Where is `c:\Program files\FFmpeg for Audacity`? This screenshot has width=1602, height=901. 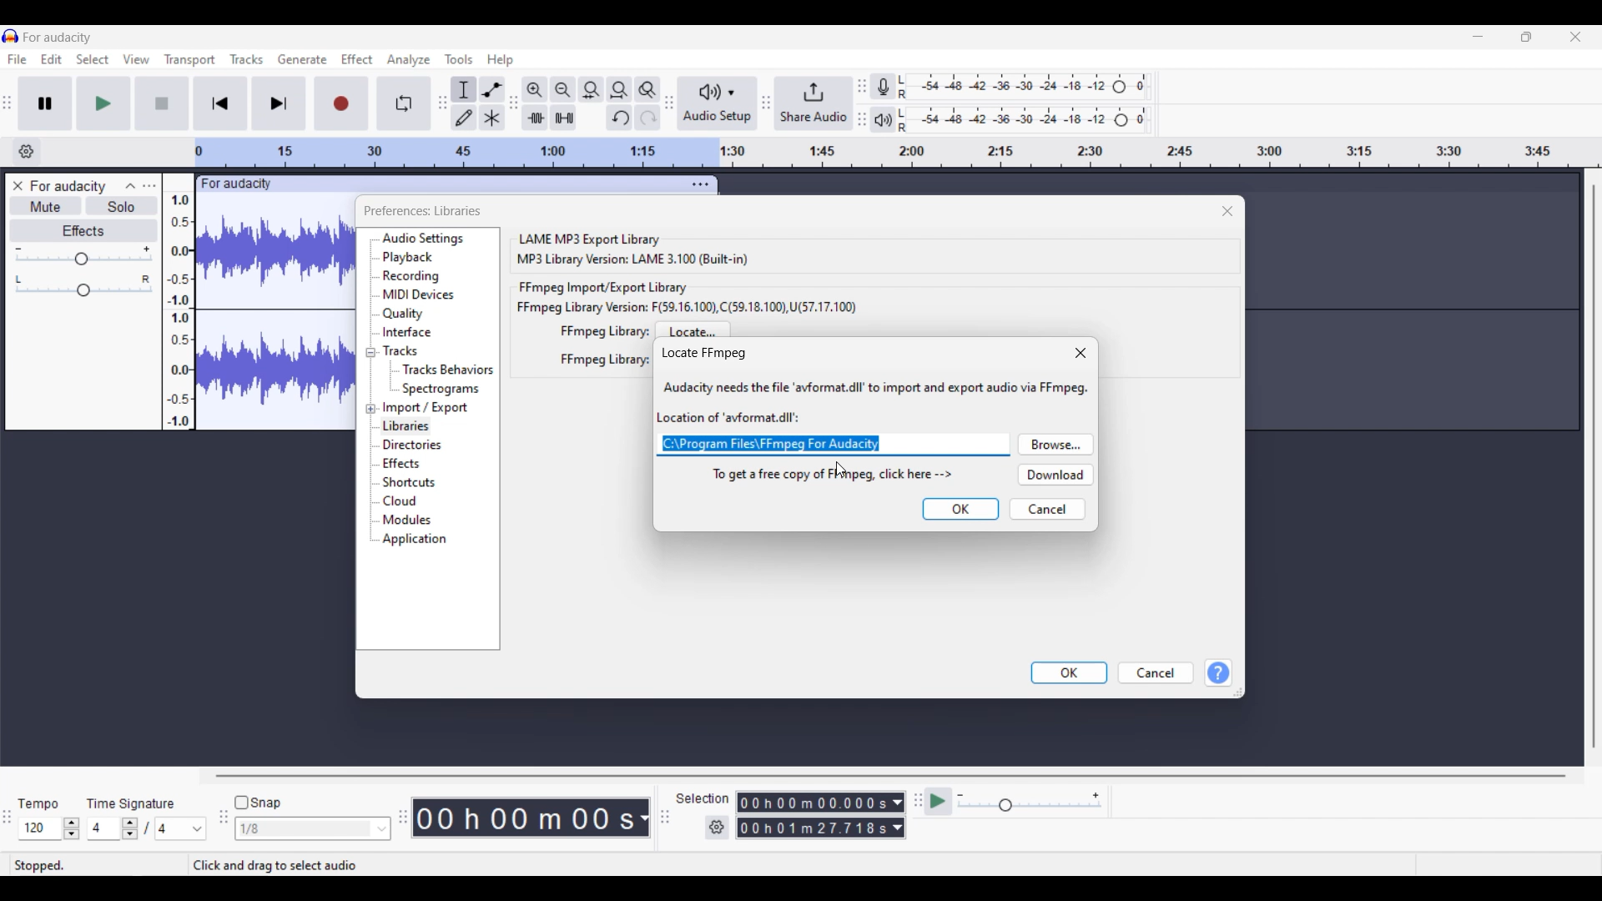 c:\Program files\FFmpeg for Audacity is located at coordinates (834, 444).